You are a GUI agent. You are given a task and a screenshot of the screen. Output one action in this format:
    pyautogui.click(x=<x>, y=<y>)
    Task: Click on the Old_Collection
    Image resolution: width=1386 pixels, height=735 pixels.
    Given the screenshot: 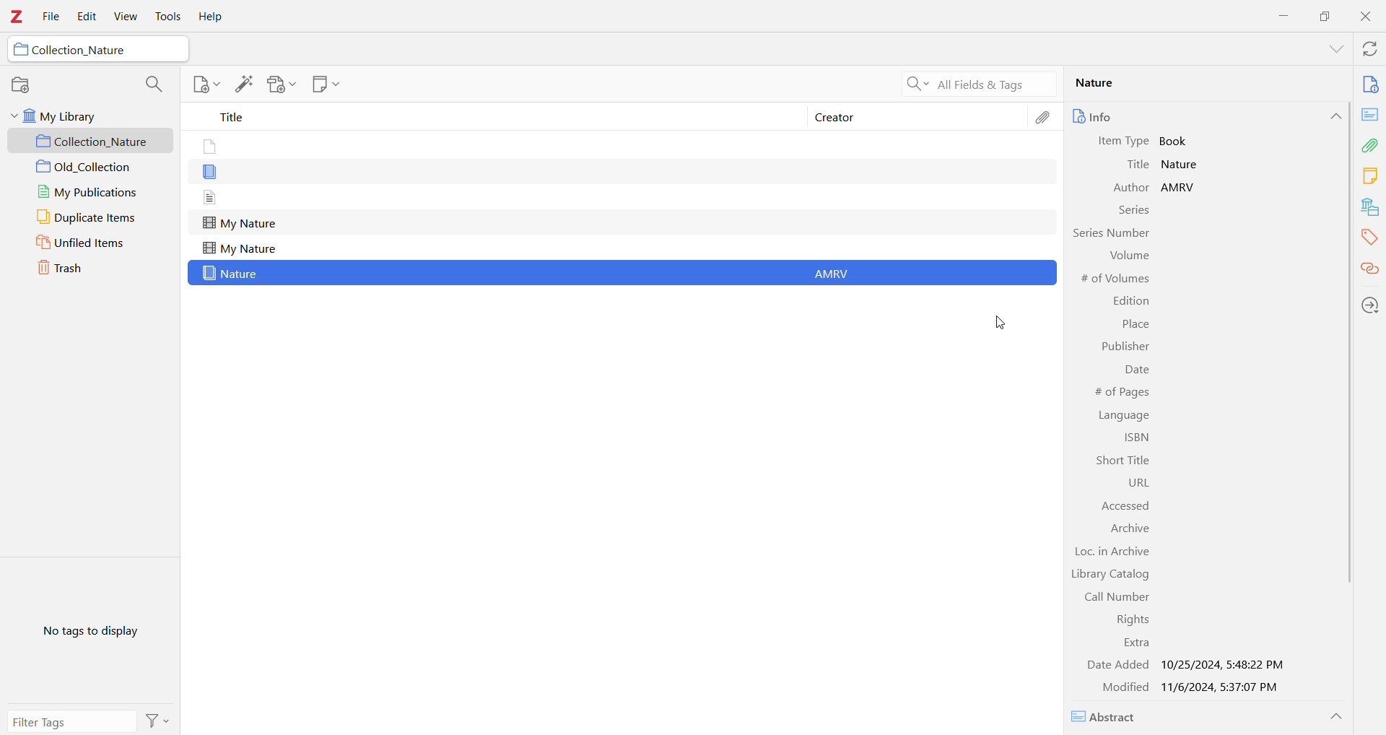 What is the action you would take?
    pyautogui.click(x=92, y=168)
    